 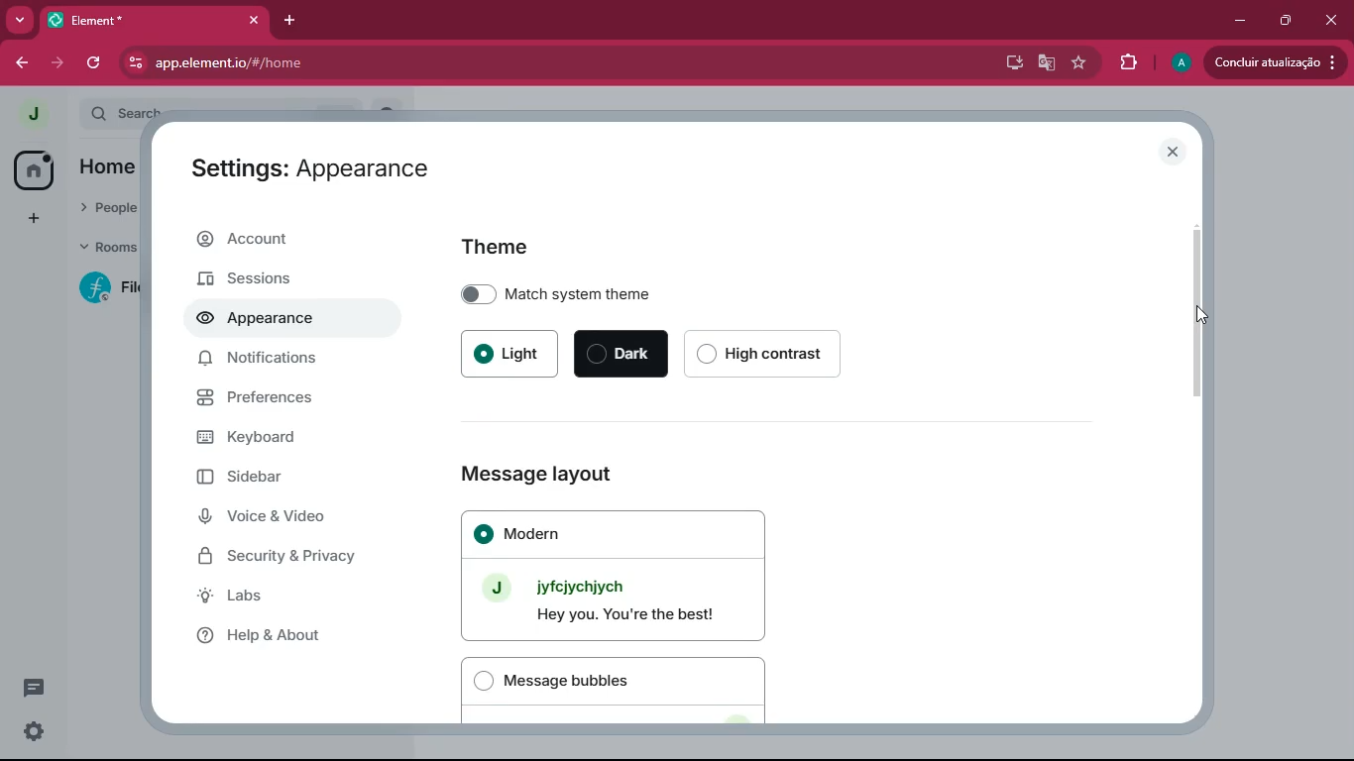 I want to click on appearance, so click(x=263, y=321).